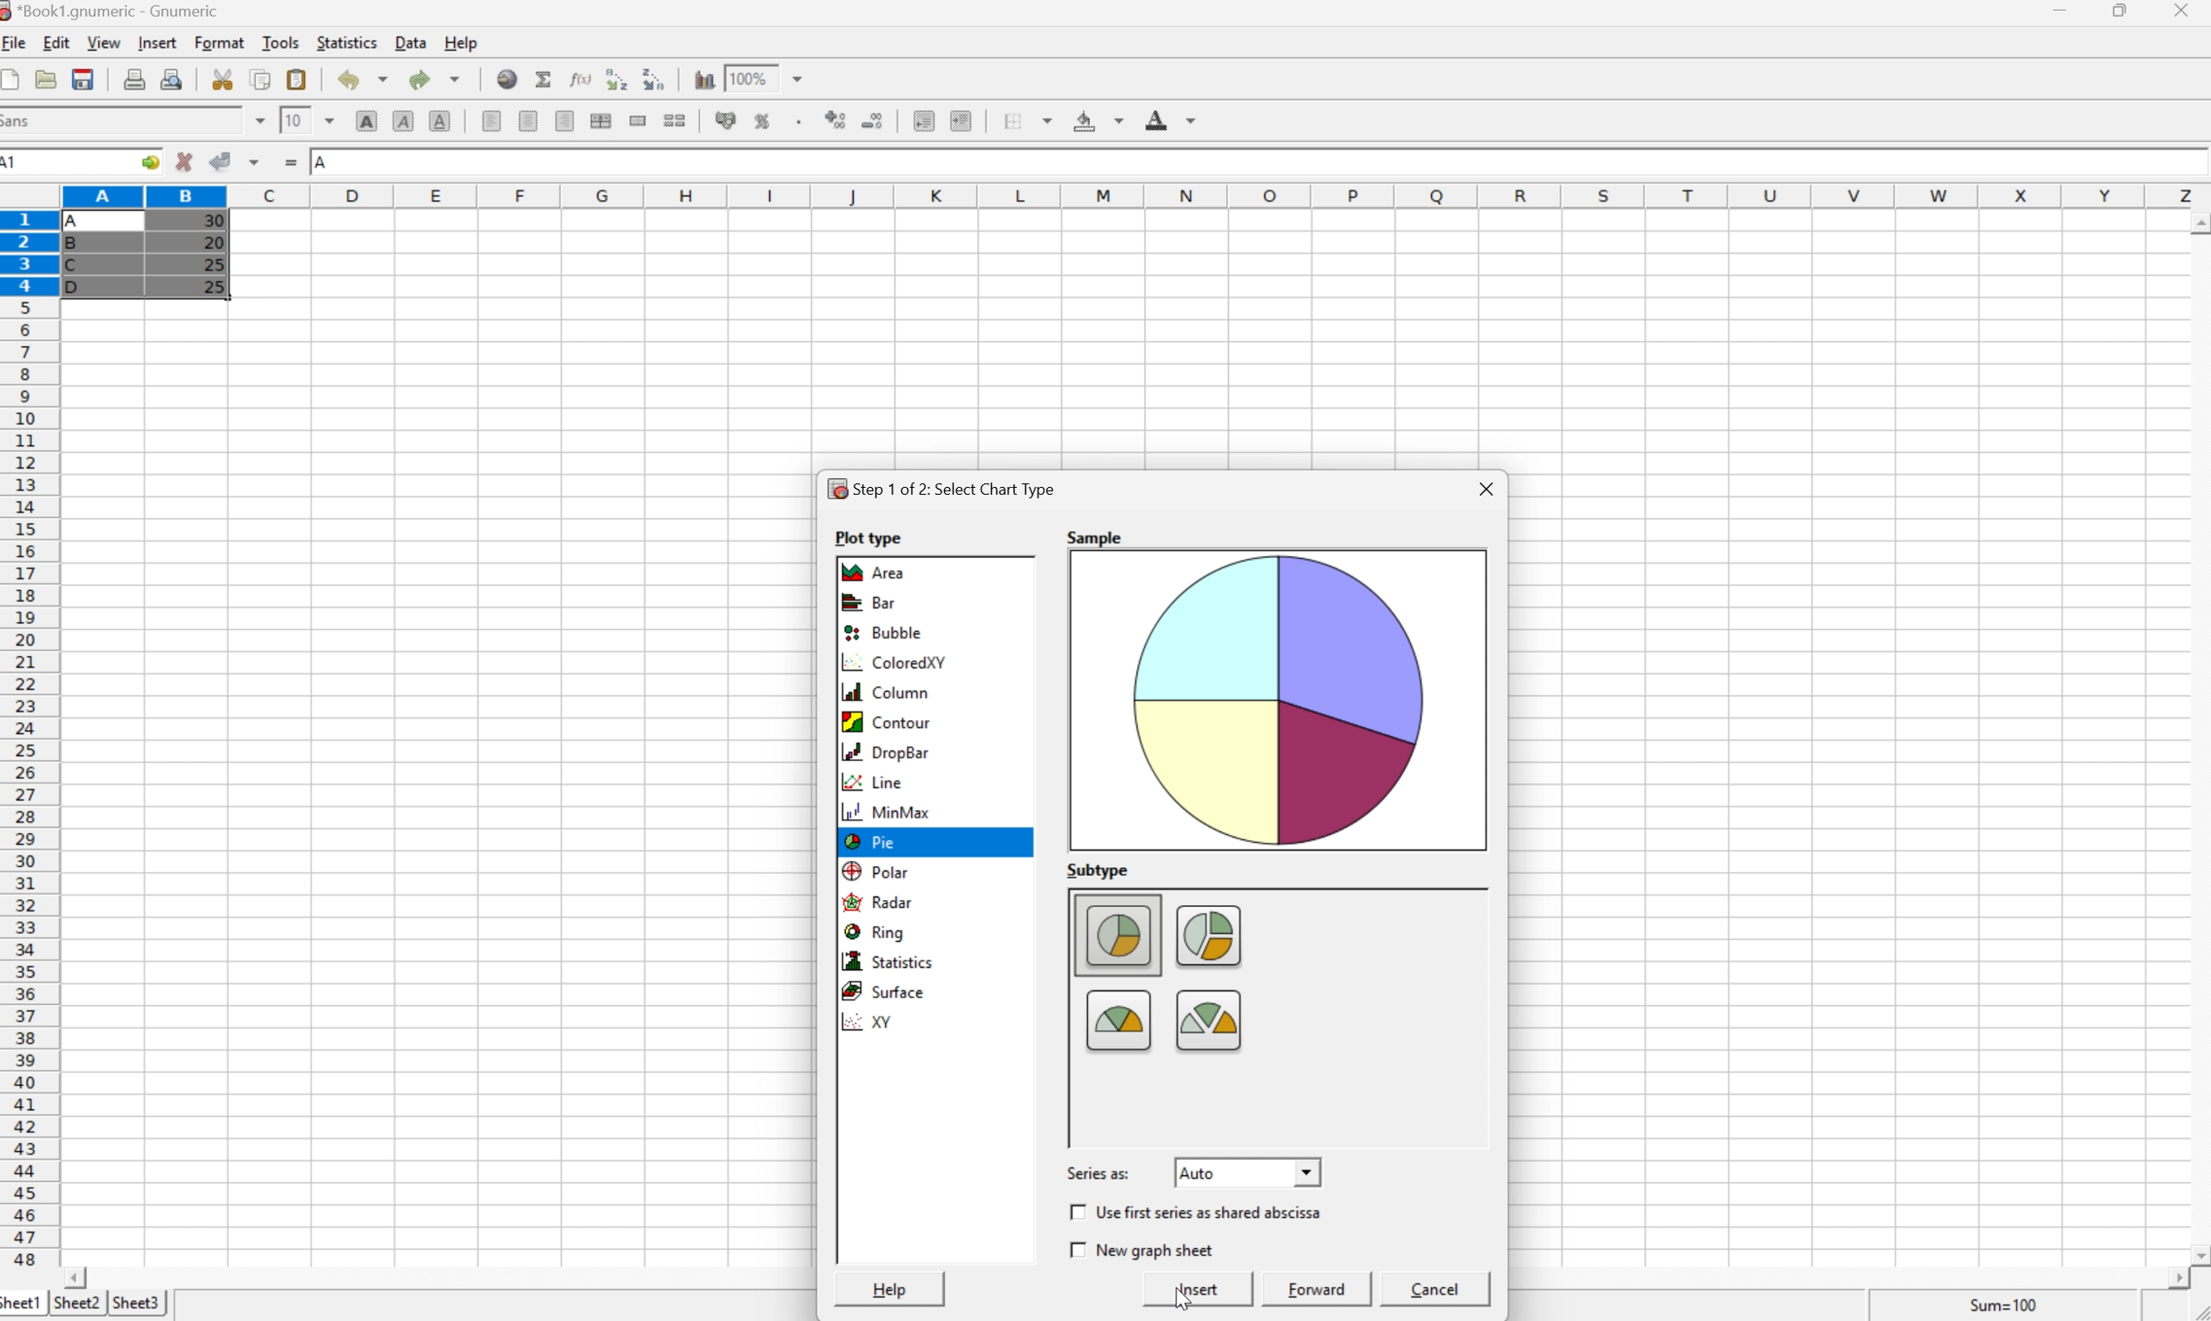 This screenshot has height=1321, width=2211. I want to click on Borders, so click(1021, 119).